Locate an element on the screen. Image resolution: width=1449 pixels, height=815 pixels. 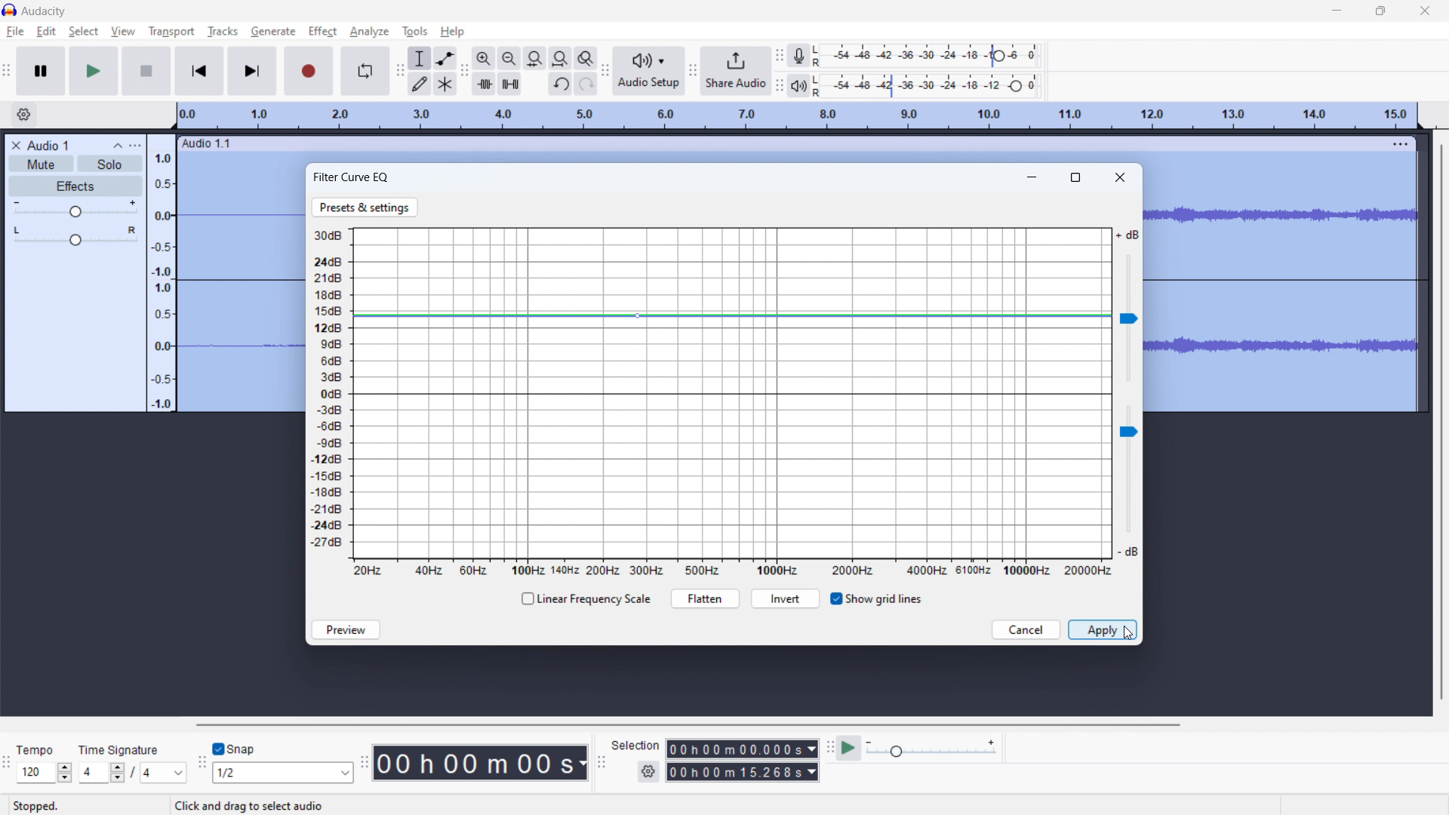
Tempo is located at coordinates (44, 750).